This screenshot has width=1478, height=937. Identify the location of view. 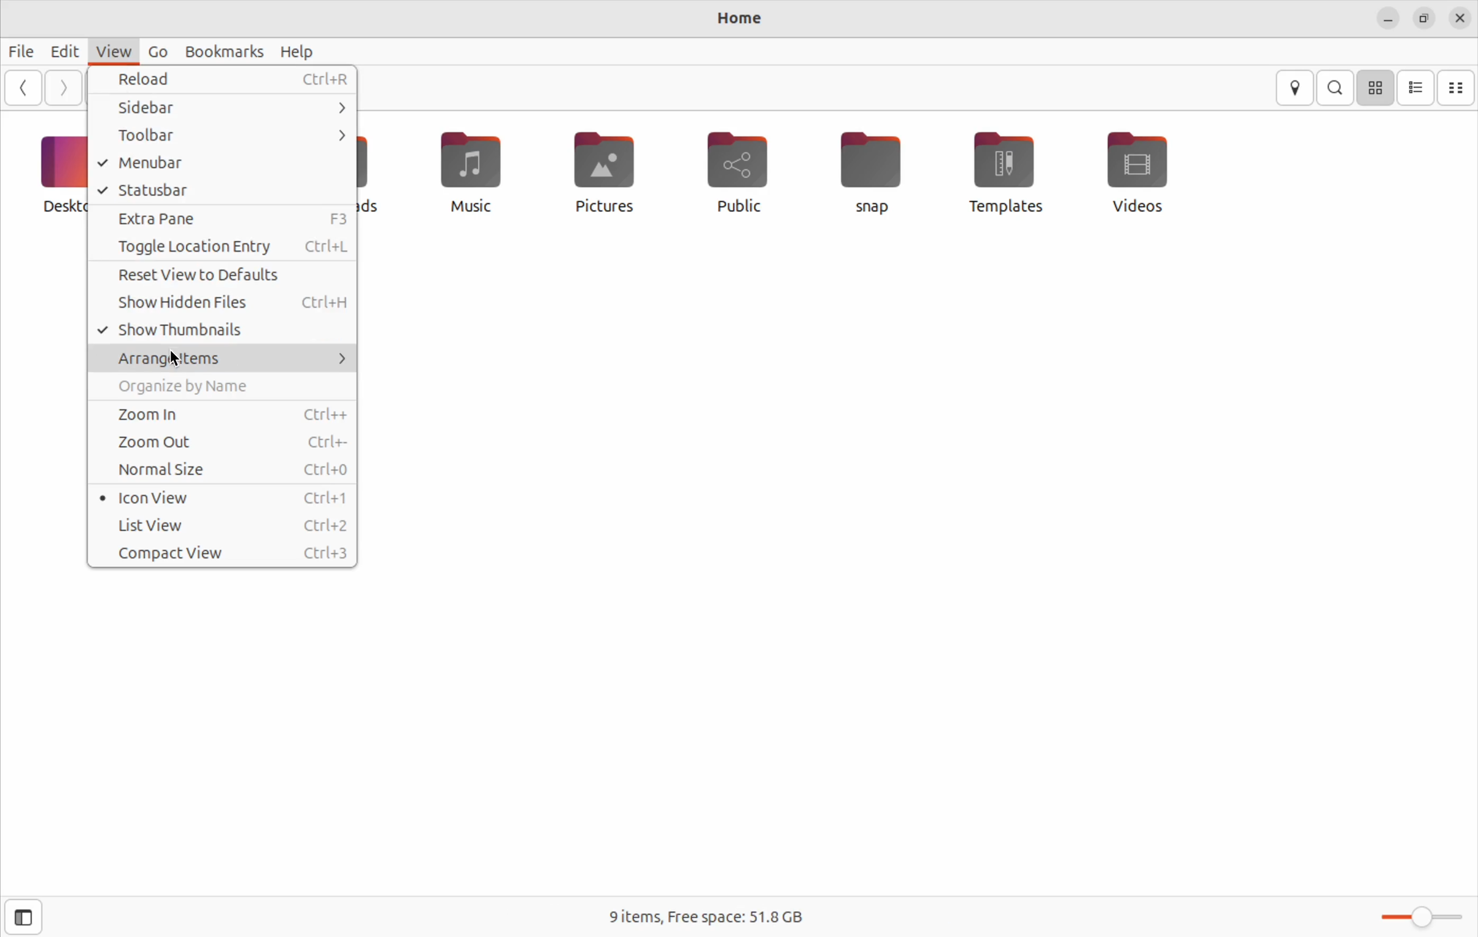
(112, 49).